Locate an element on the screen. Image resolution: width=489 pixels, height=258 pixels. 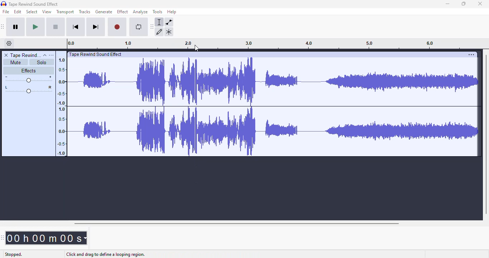
collapse is located at coordinates (45, 55).